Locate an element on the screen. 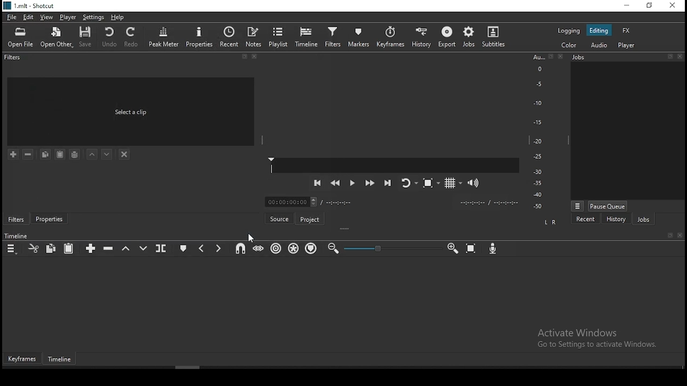  redo is located at coordinates (134, 39).